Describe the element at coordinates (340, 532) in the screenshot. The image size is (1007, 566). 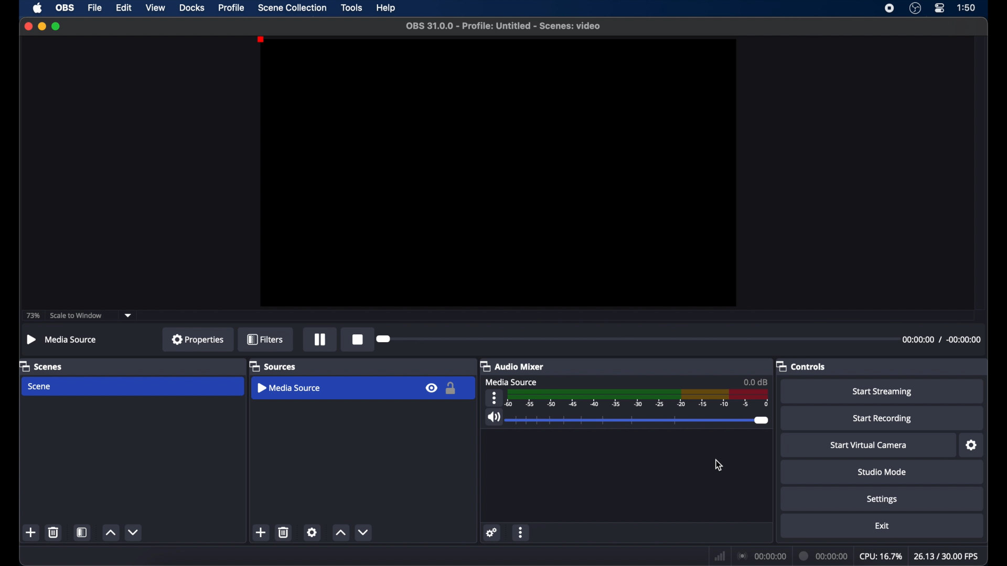
I see `increment` at that location.